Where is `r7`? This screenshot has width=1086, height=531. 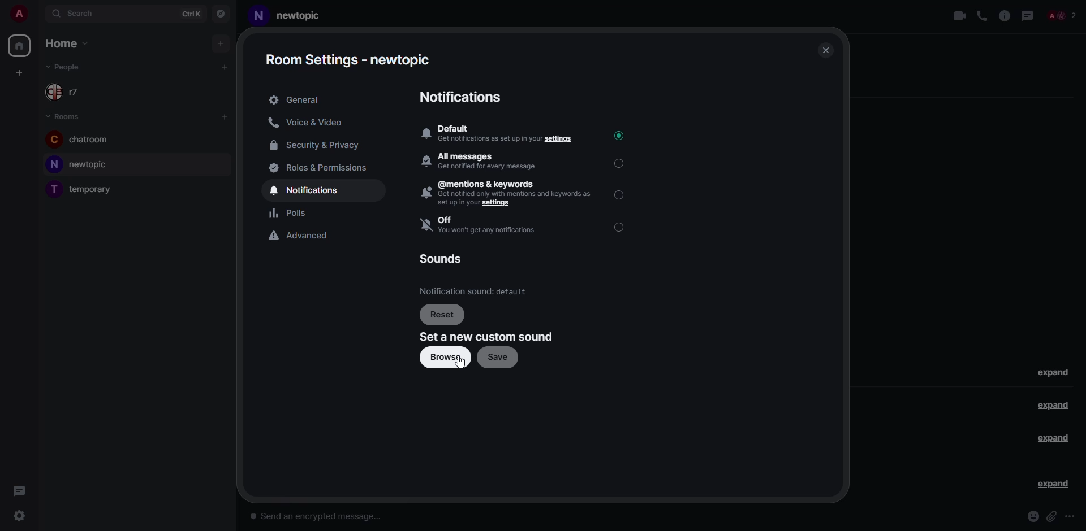 r7 is located at coordinates (68, 93).